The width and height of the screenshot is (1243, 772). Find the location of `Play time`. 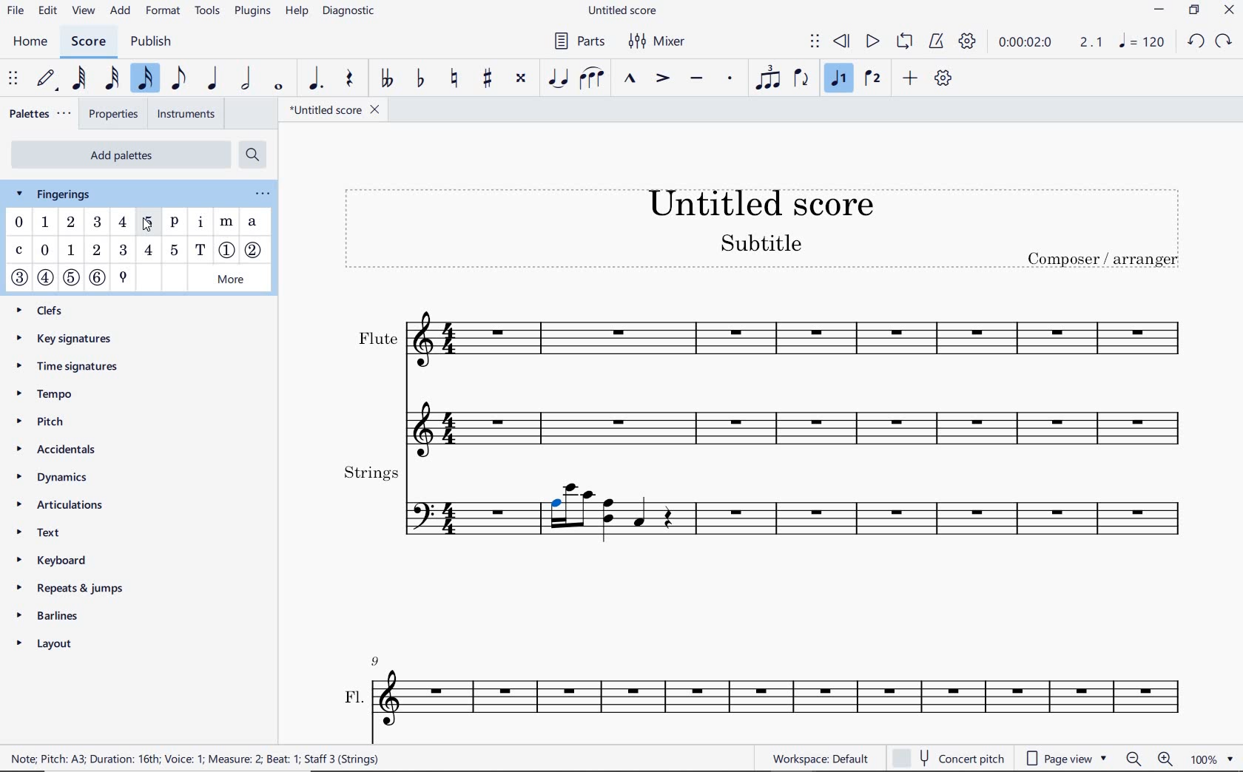

Play time is located at coordinates (1050, 42).